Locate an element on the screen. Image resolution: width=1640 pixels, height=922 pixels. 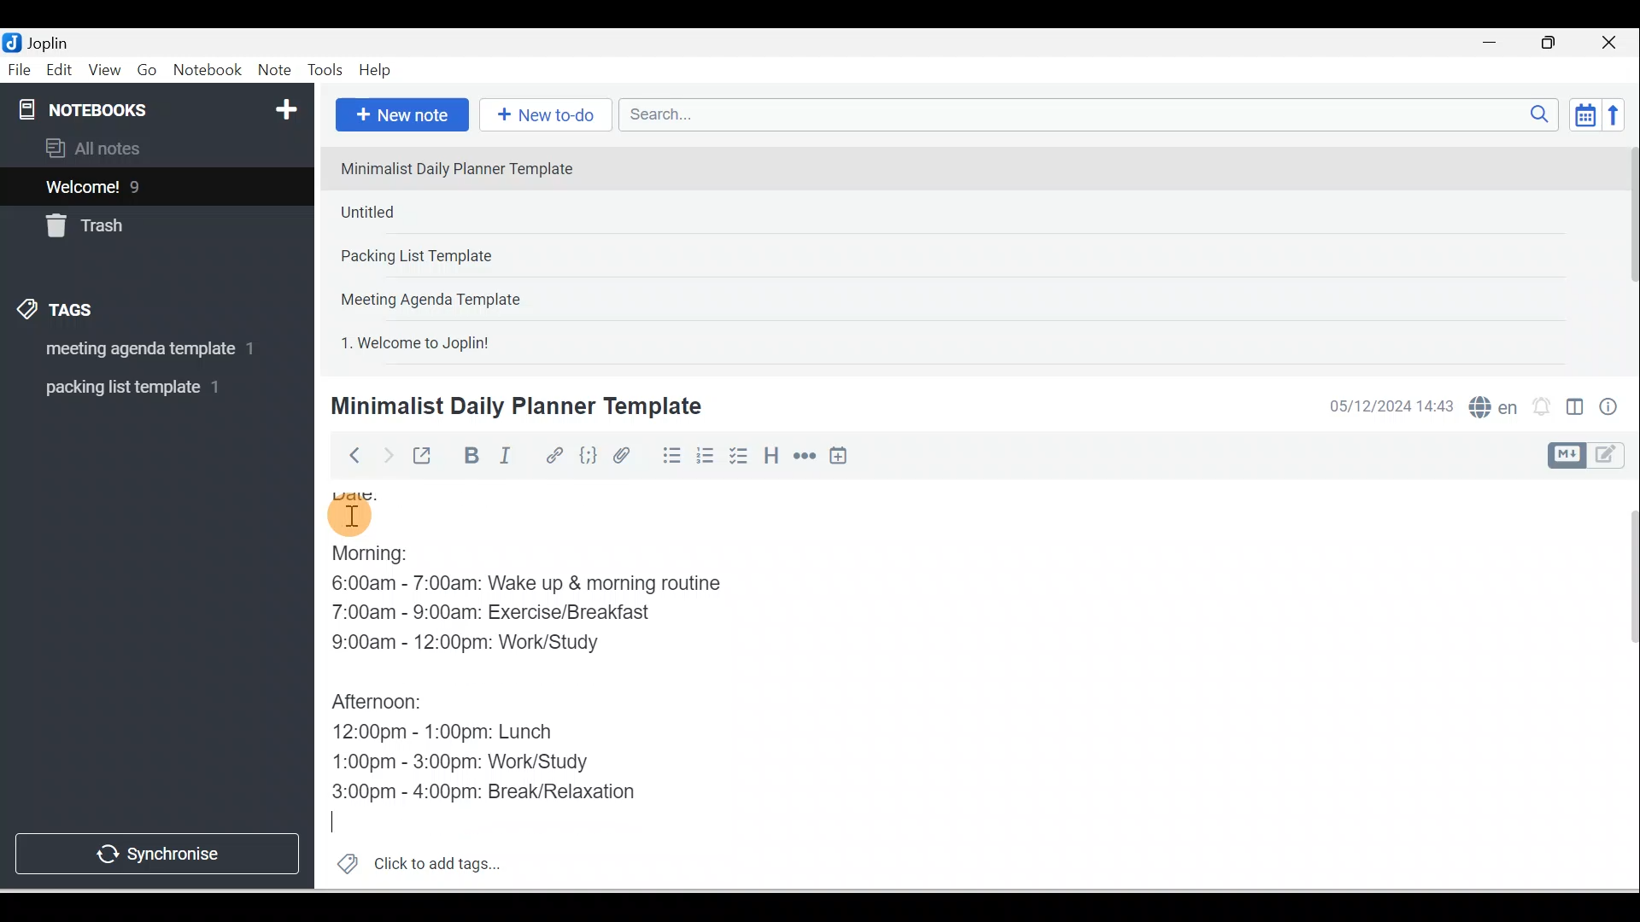
Notebooks is located at coordinates (161, 106).